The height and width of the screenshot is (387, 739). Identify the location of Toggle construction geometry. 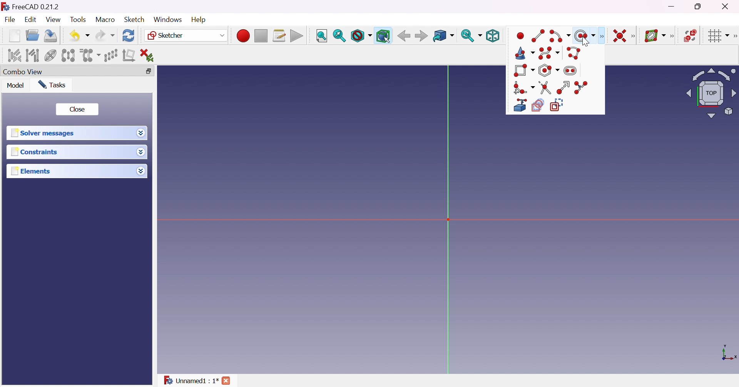
(558, 105).